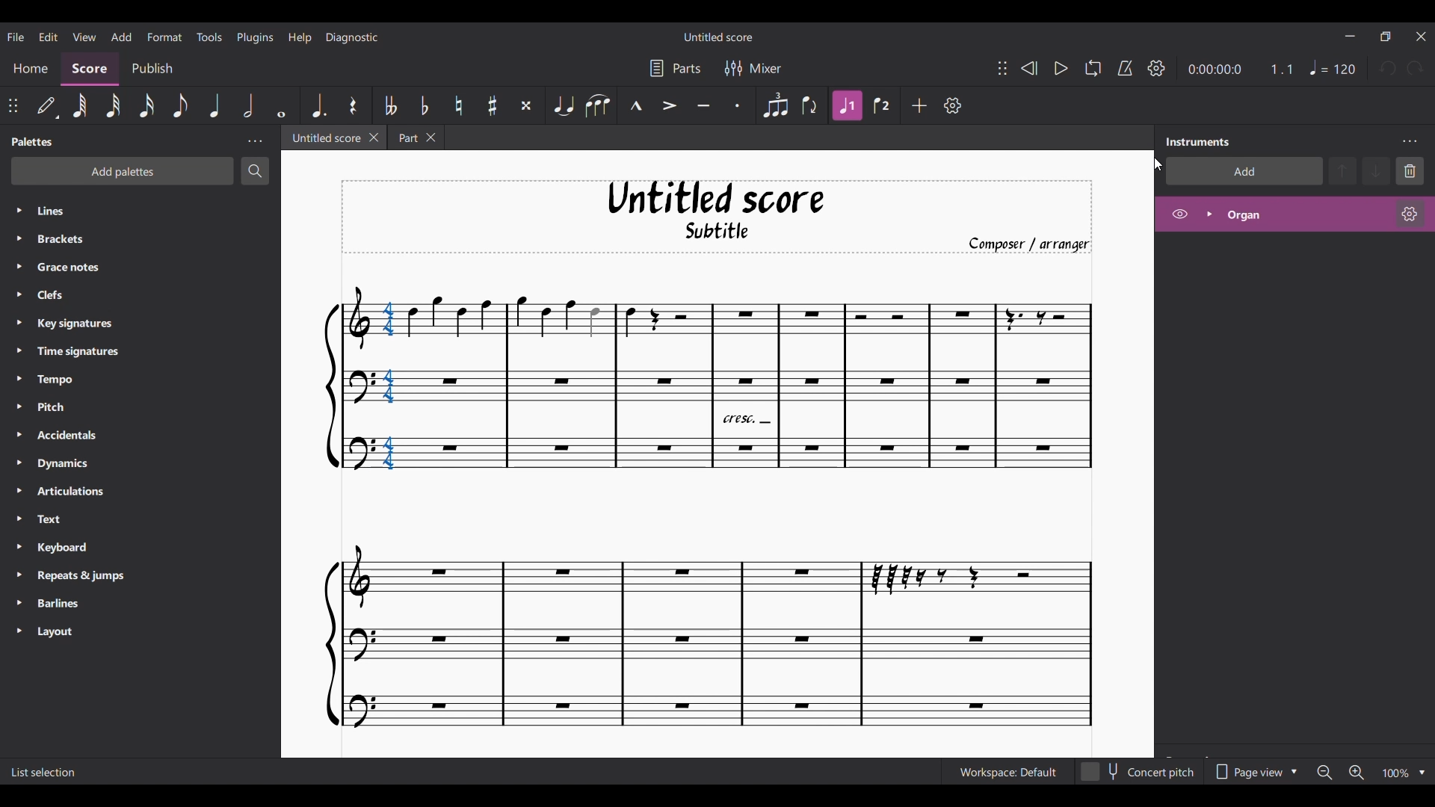 The width and height of the screenshot is (1435, 807). What do you see at coordinates (248, 105) in the screenshot?
I see `Half note` at bounding box center [248, 105].